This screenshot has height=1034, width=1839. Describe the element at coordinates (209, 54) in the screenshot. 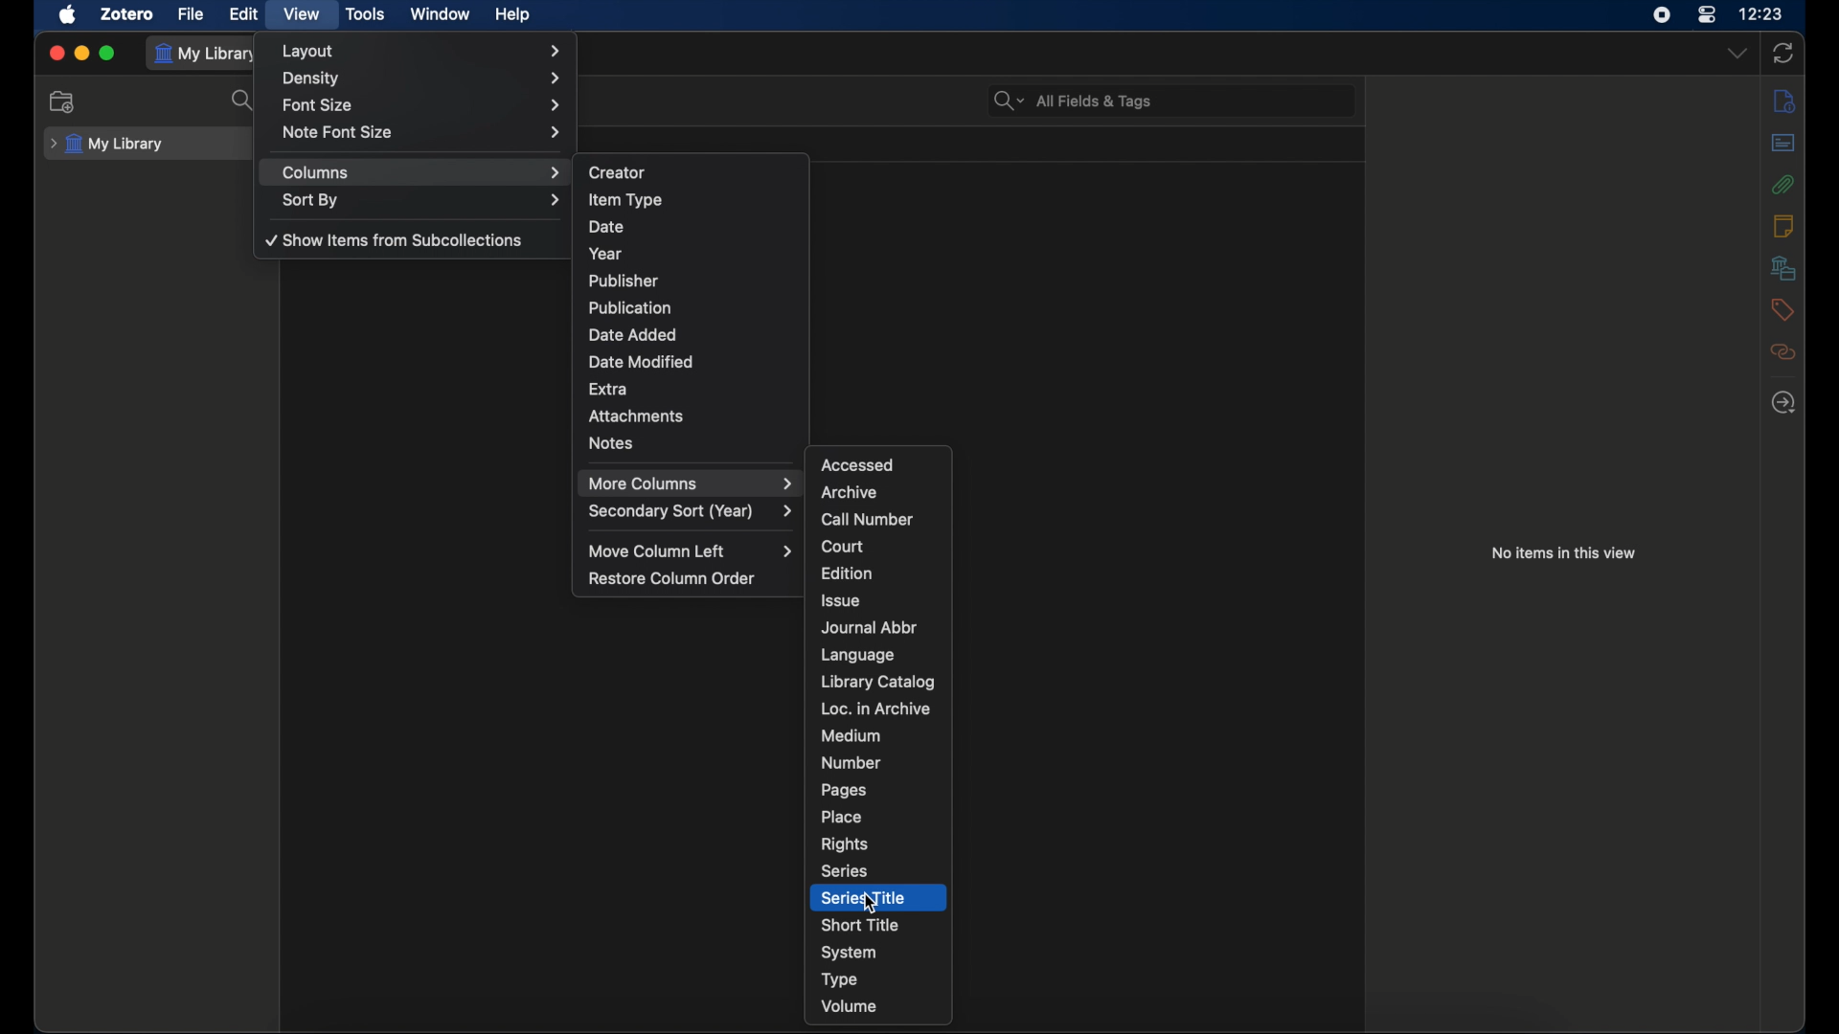

I see `my library` at that location.